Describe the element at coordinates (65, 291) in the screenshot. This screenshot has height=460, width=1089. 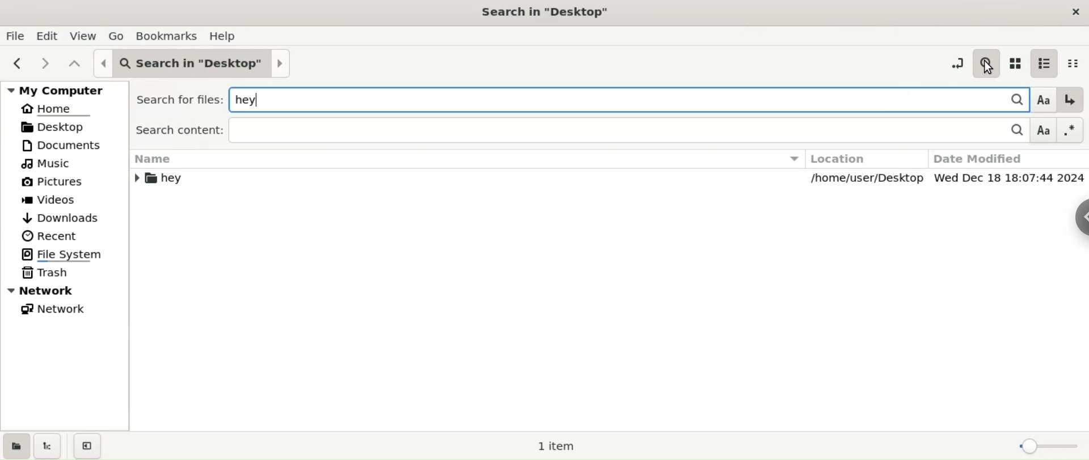
I see `network` at that location.